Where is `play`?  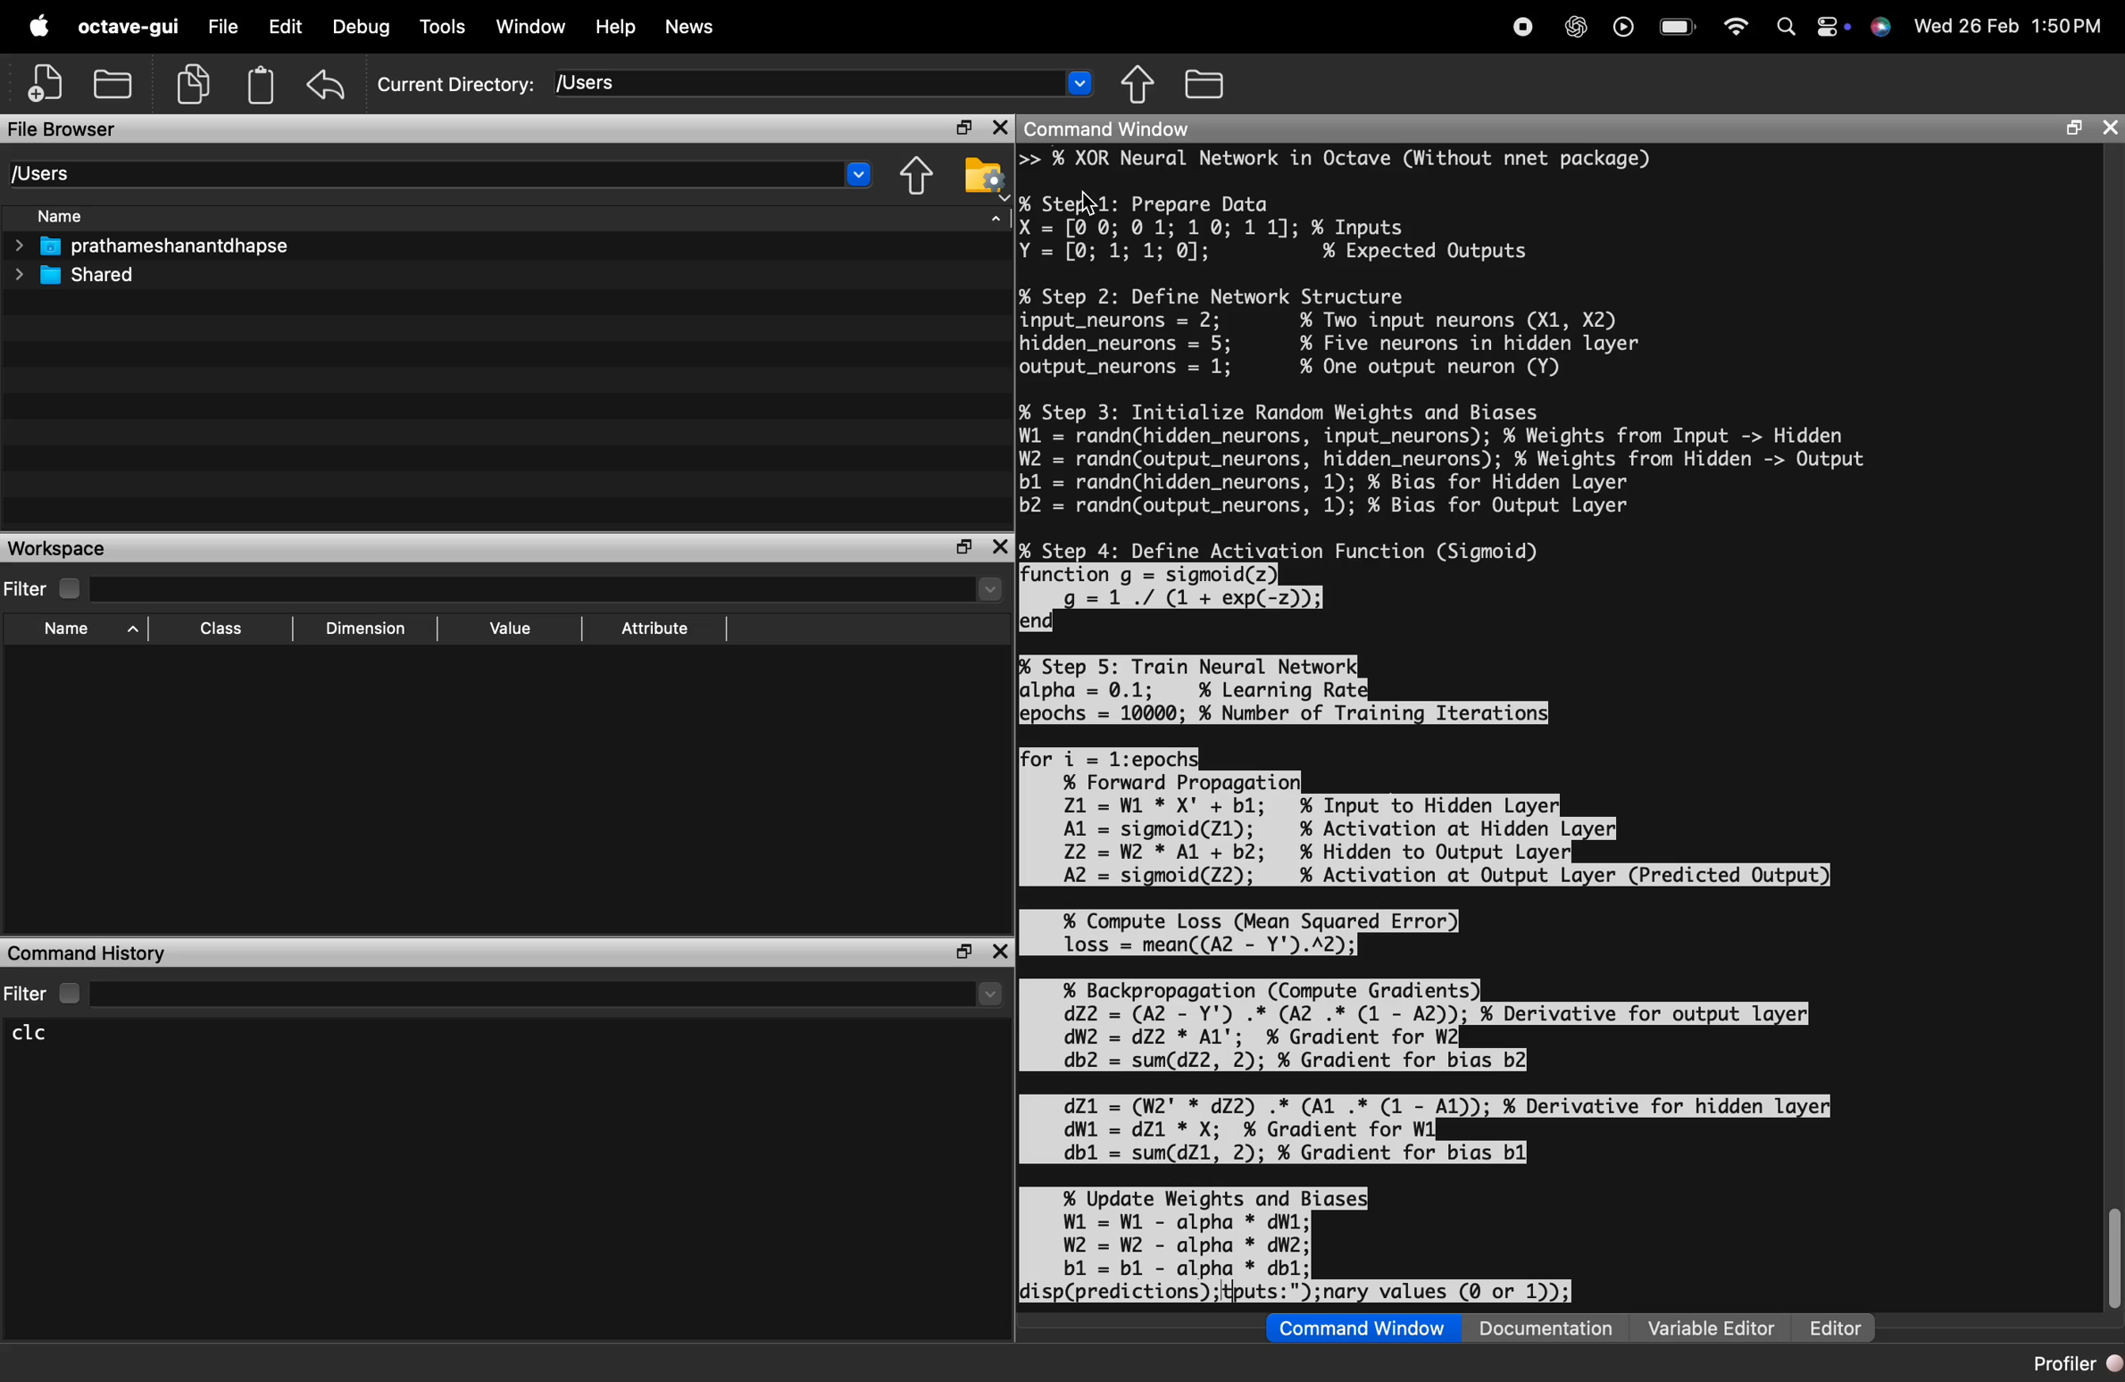 play is located at coordinates (1618, 26).